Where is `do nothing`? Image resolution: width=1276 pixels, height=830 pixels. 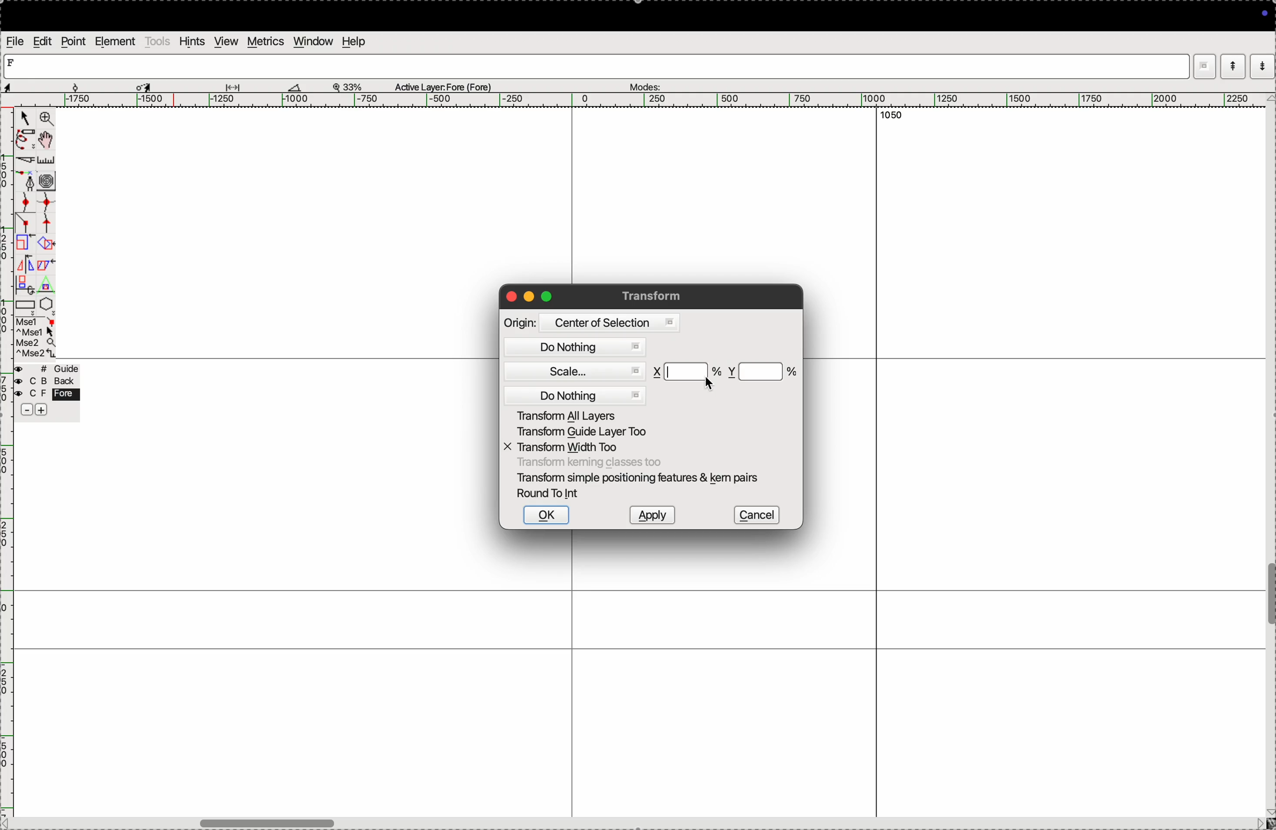 do nothing is located at coordinates (577, 348).